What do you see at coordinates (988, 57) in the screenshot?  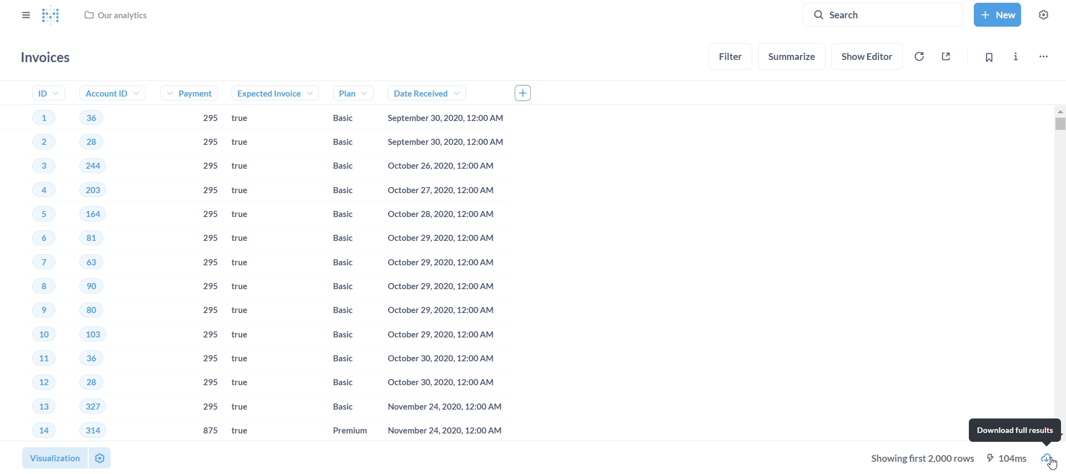 I see `bookmark` at bounding box center [988, 57].